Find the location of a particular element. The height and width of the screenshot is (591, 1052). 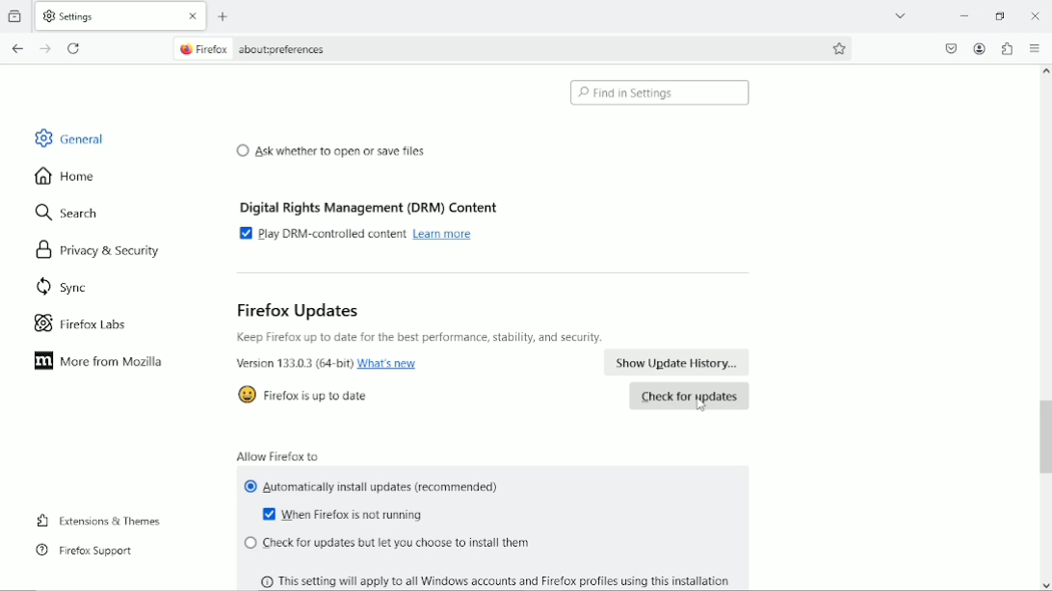

Play DRM-controlled content Learn more is located at coordinates (361, 234).